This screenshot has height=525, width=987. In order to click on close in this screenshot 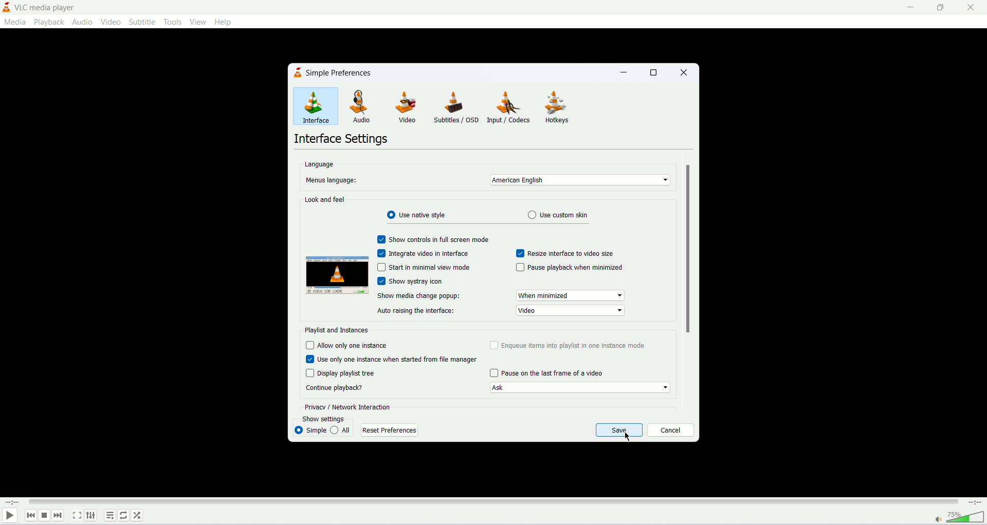, I will do `click(974, 7)`.